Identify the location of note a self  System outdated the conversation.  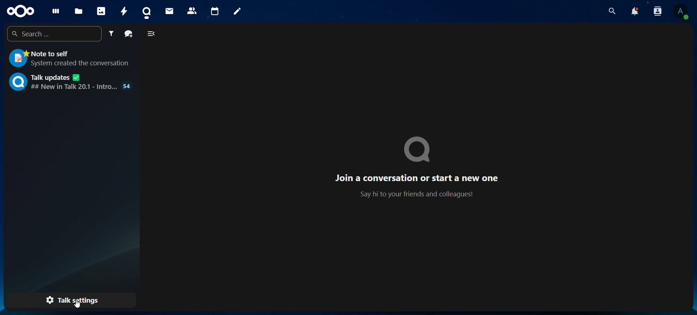
(70, 58).